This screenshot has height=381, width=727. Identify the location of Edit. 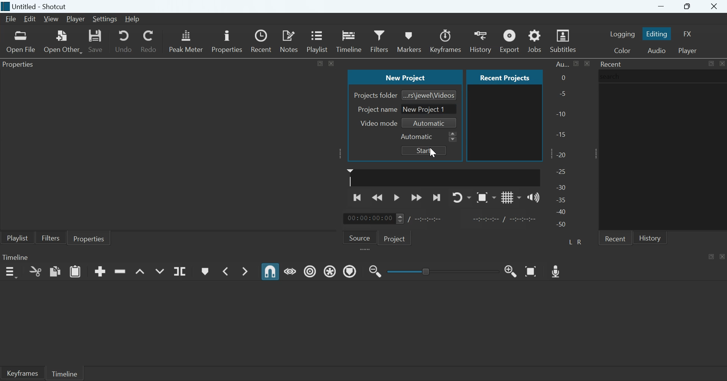
(30, 19).